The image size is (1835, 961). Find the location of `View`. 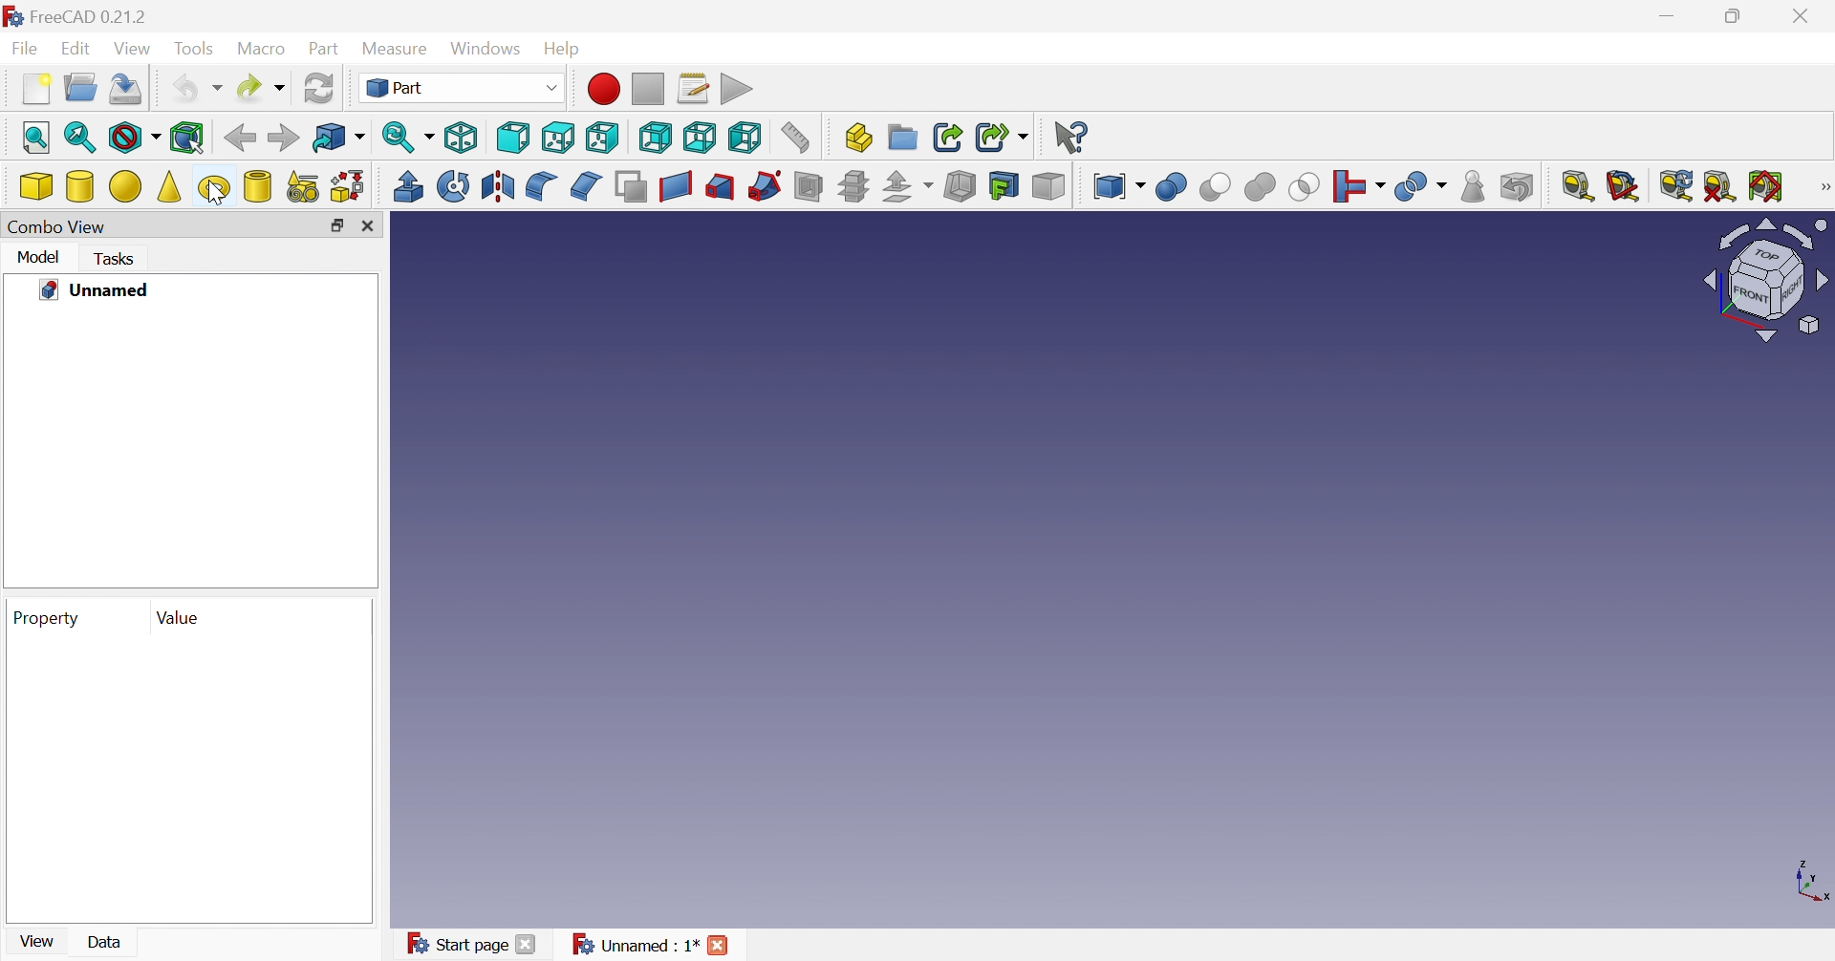

View is located at coordinates (35, 943).